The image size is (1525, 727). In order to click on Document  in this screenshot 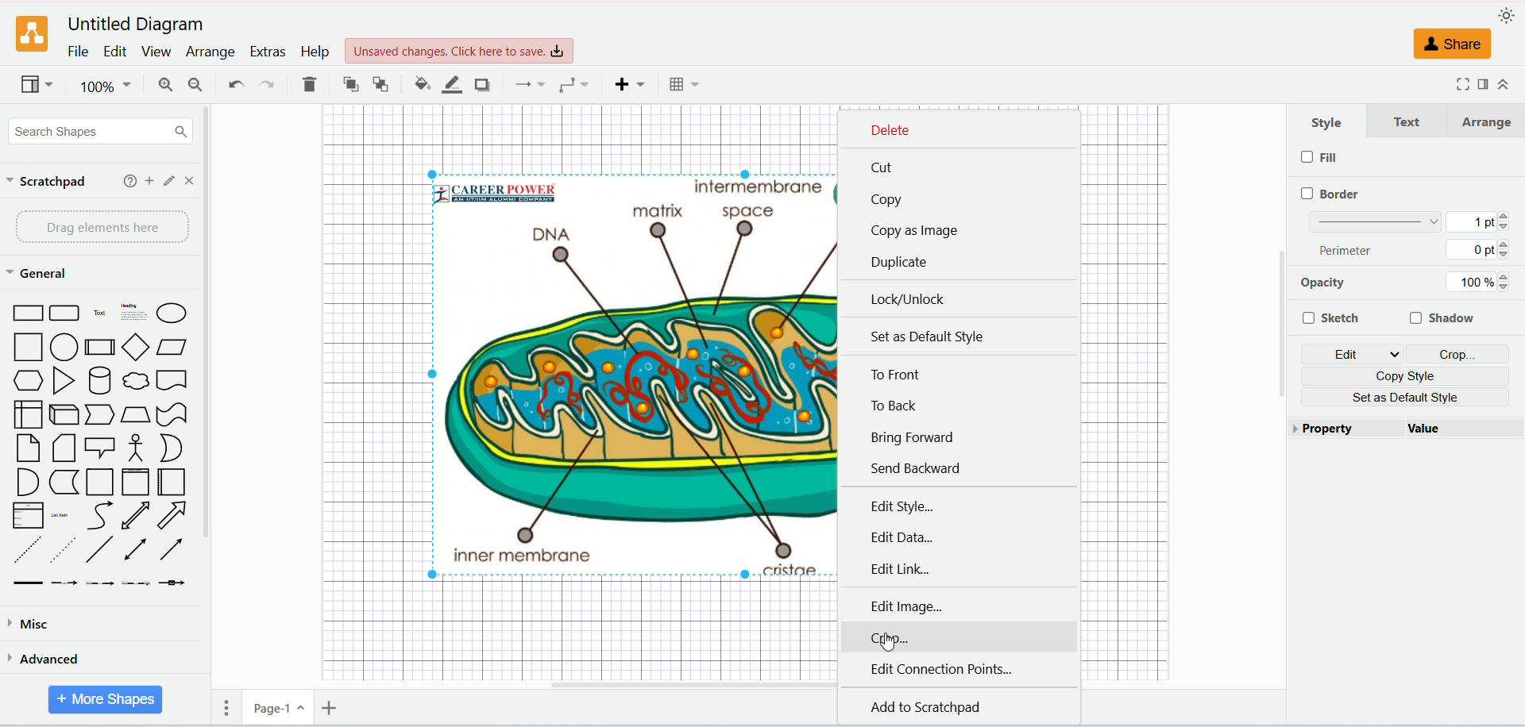, I will do `click(173, 383)`.